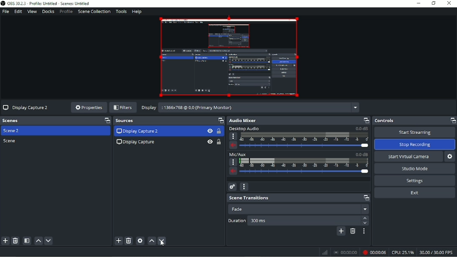  What do you see at coordinates (414, 181) in the screenshot?
I see `Settings` at bounding box center [414, 181].